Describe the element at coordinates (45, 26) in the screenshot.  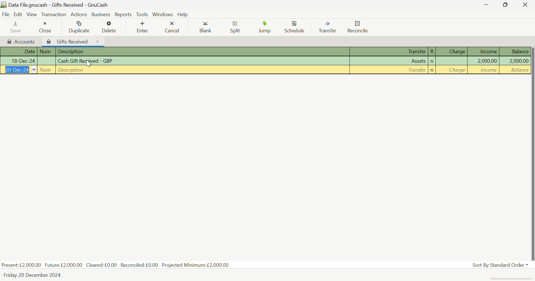
I see `Close` at that location.